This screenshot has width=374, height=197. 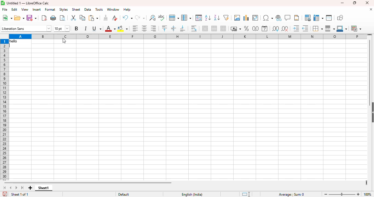 What do you see at coordinates (161, 18) in the screenshot?
I see `spelling` at bounding box center [161, 18].